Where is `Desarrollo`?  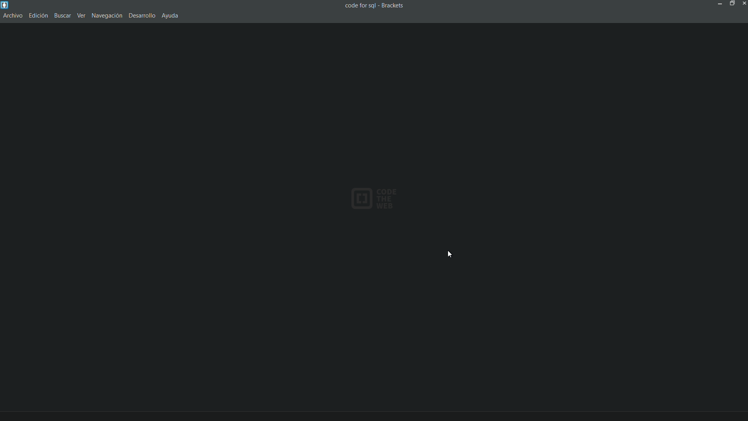 Desarrollo is located at coordinates (142, 16).